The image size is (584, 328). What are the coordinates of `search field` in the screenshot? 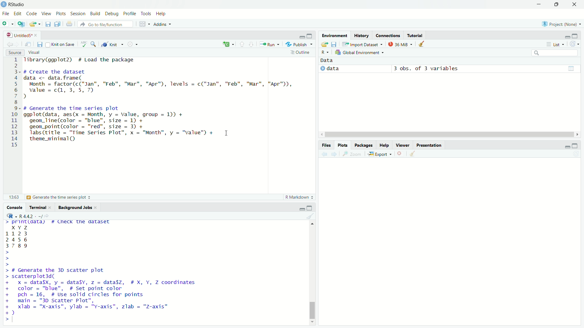 It's located at (554, 53).